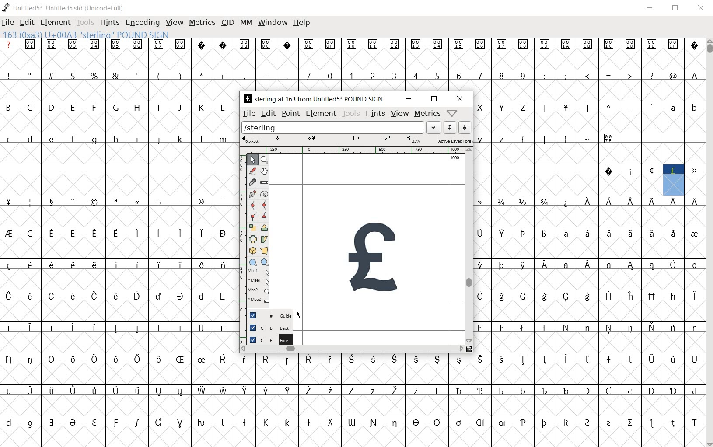 The image size is (713, 447). What do you see at coordinates (609, 203) in the screenshot?
I see `Symbol` at bounding box center [609, 203].